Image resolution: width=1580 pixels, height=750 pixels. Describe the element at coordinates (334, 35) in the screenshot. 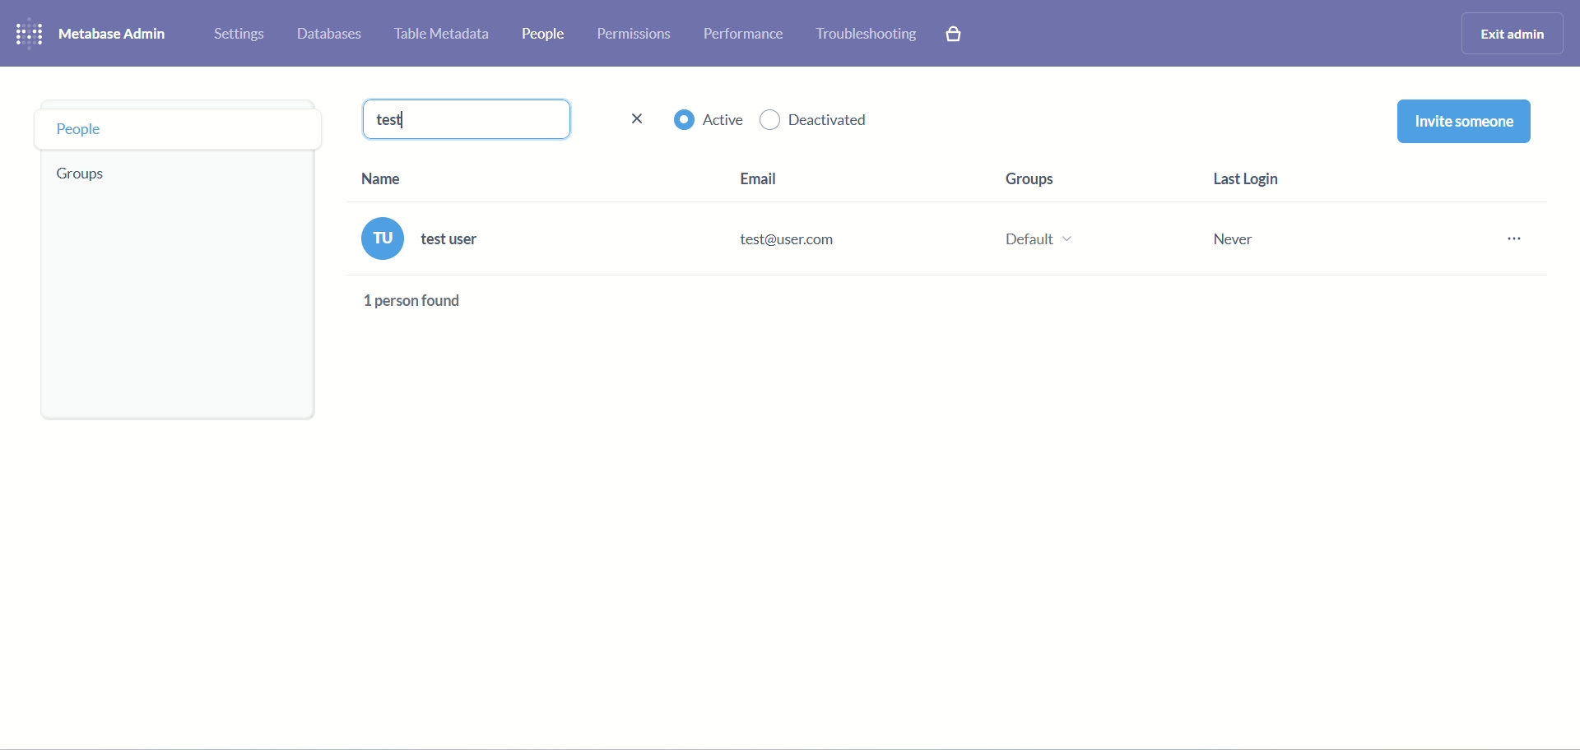

I see `databases` at that location.